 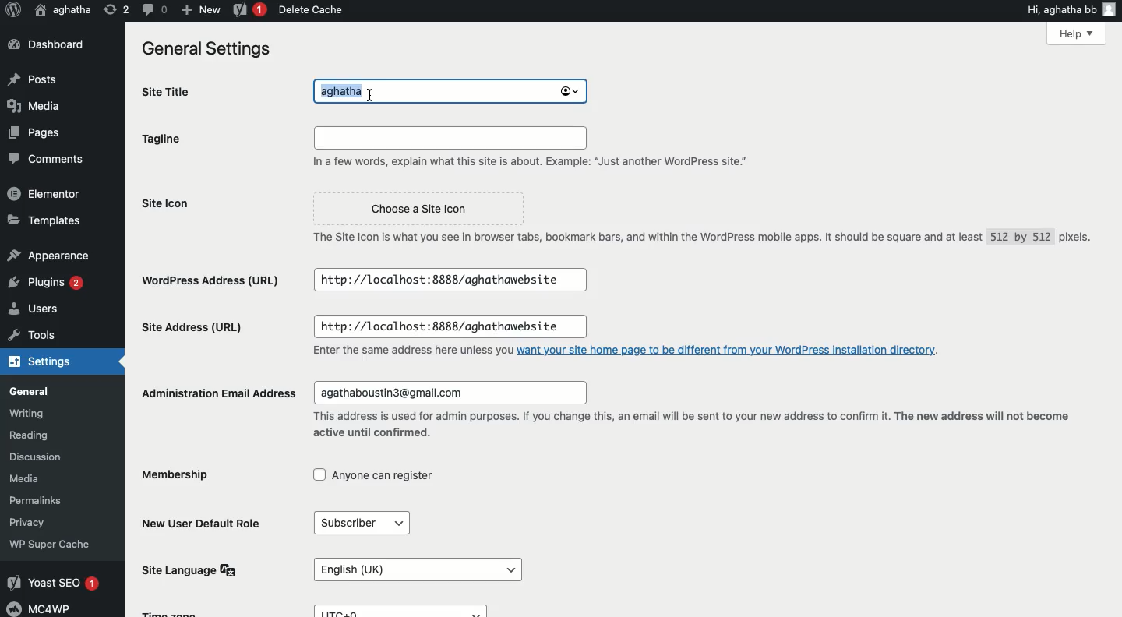 What do you see at coordinates (61, 11) in the screenshot?
I see `aghatha` at bounding box center [61, 11].